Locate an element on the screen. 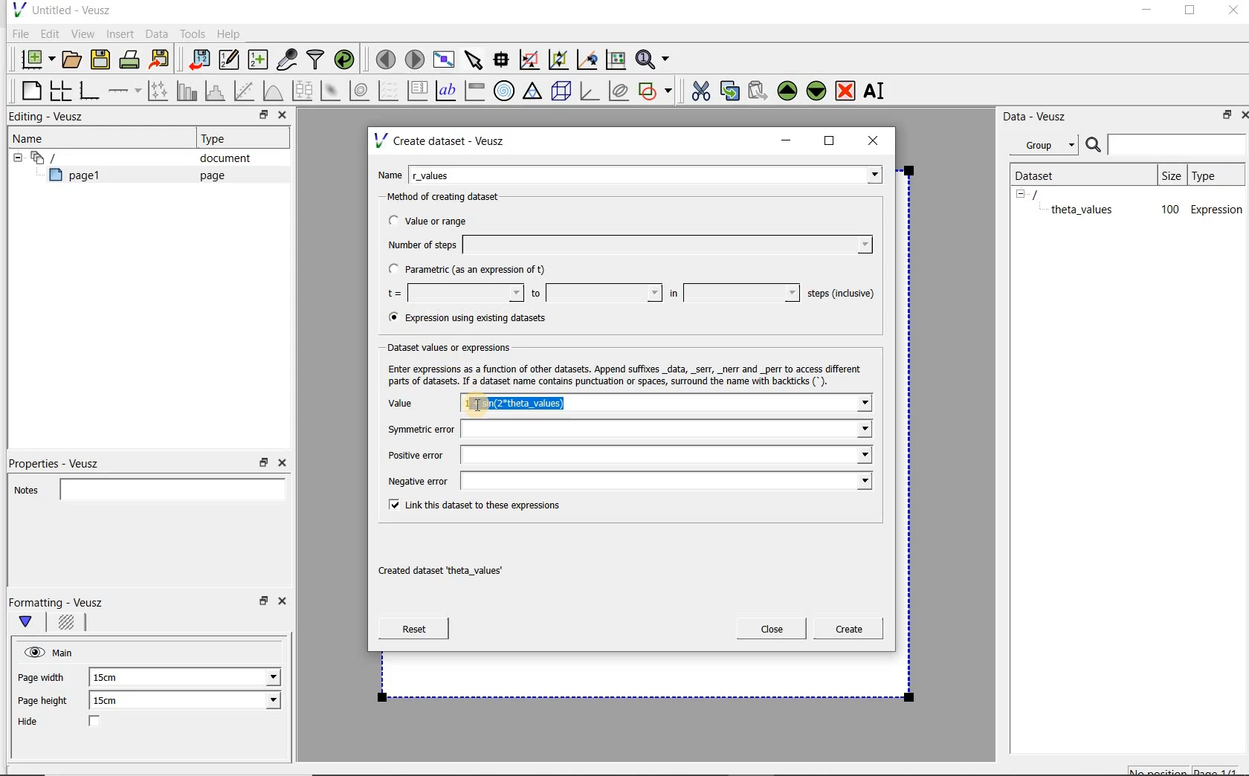  View is located at coordinates (83, 32).